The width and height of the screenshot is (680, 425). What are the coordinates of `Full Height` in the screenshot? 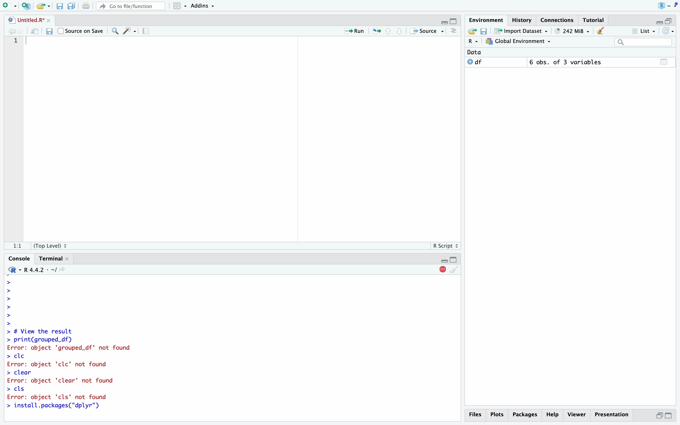 It's located at (454, 260).